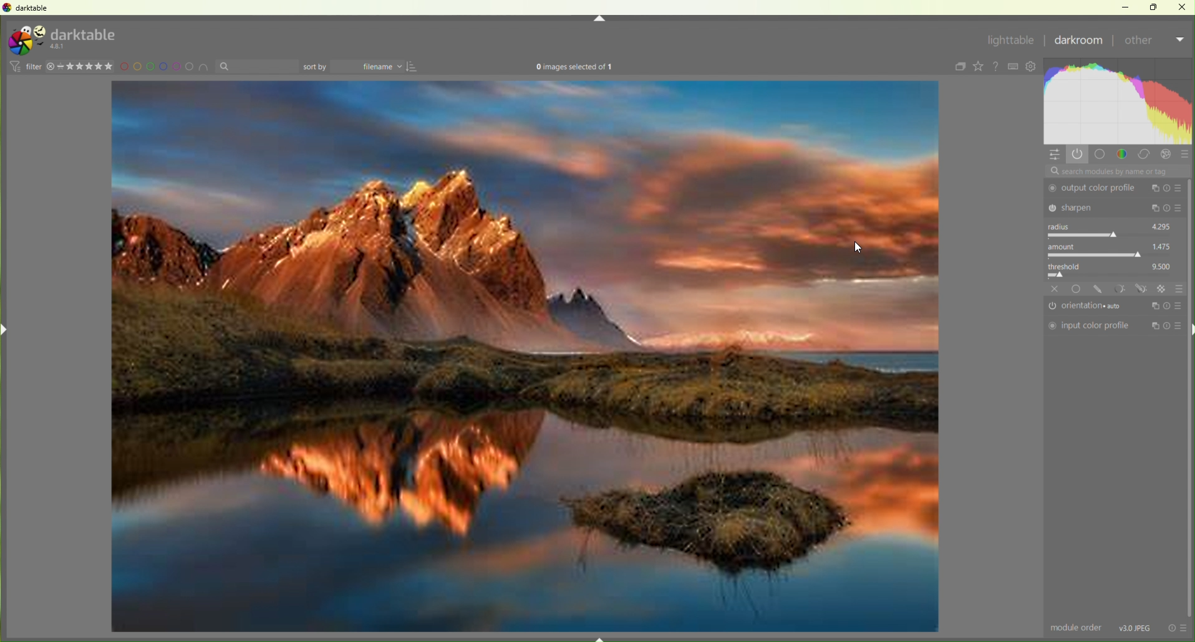 The height and width of the screenshot is (642, 1195). Describe the element at coordinates (1153, 42) in the screenshot. I see `Other` at that location.